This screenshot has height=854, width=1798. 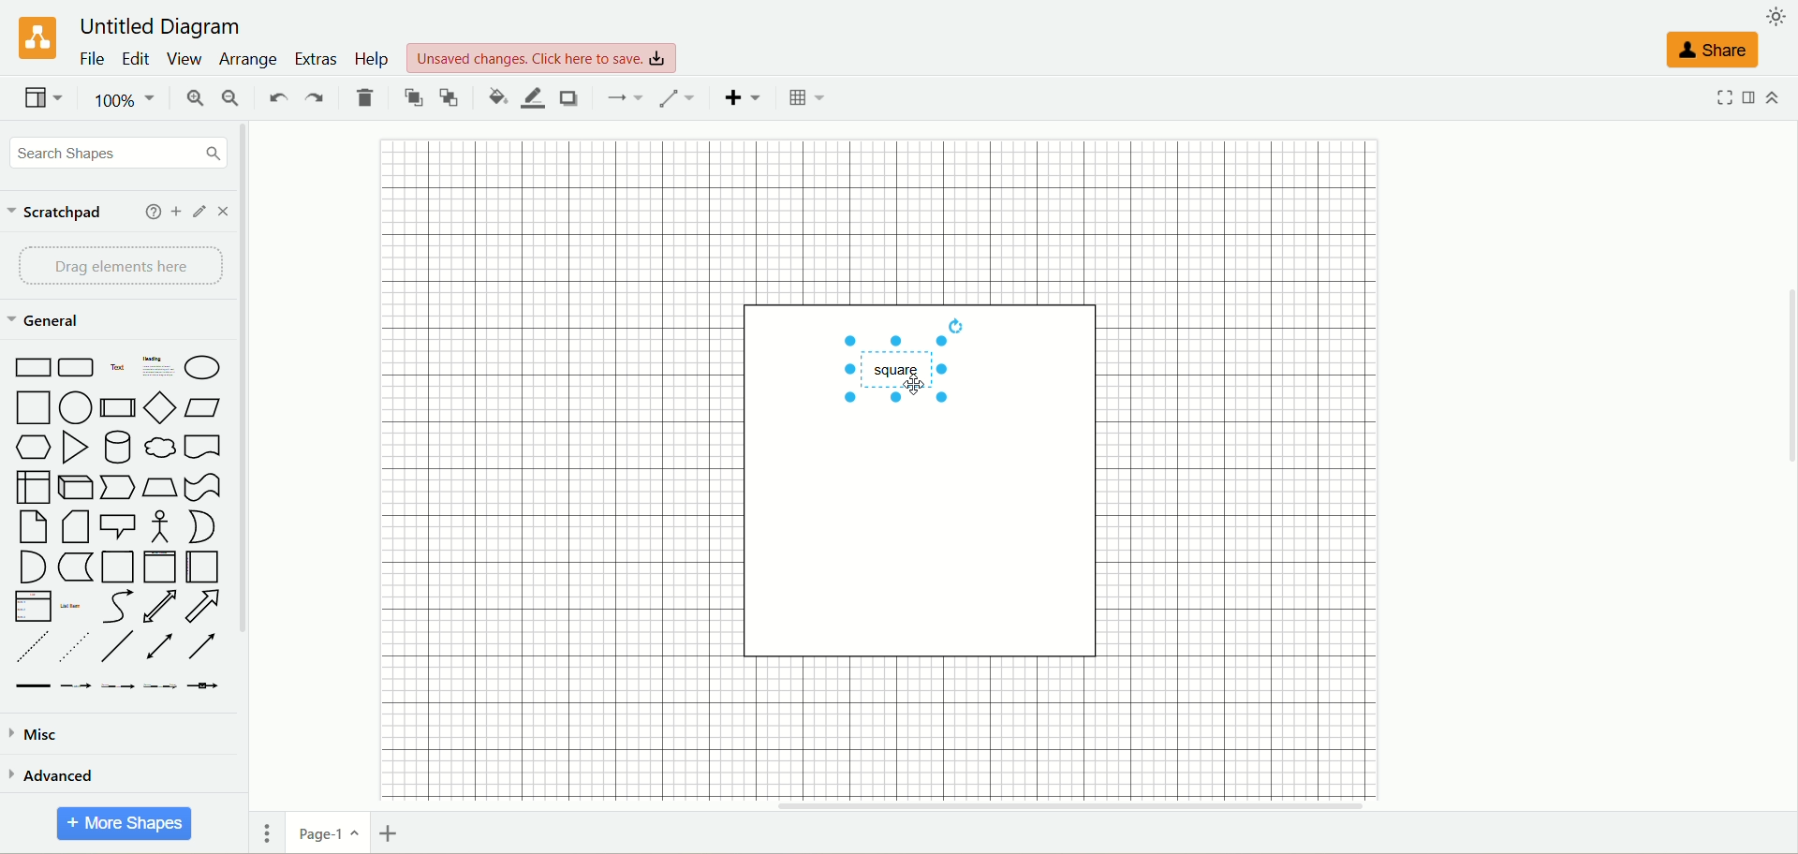 What do you see at coordinates (36, 39) in the screenshot?
I see `logo` at bounding box center [36, 39].